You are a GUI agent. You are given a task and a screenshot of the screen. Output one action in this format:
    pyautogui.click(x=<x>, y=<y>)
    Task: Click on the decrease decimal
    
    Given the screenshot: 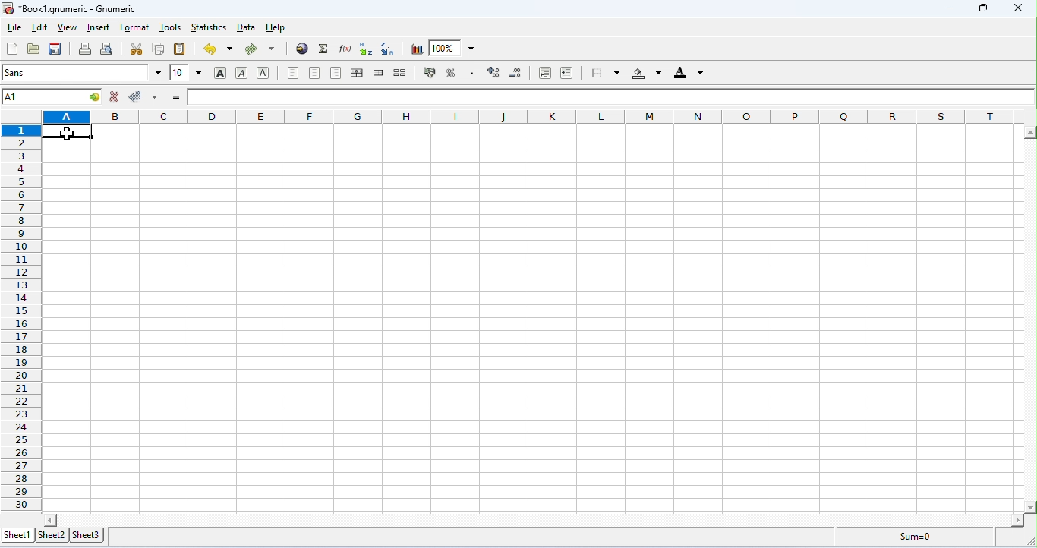 What is the action you would take?
    pyautogui.click(x=566, y=73)
    